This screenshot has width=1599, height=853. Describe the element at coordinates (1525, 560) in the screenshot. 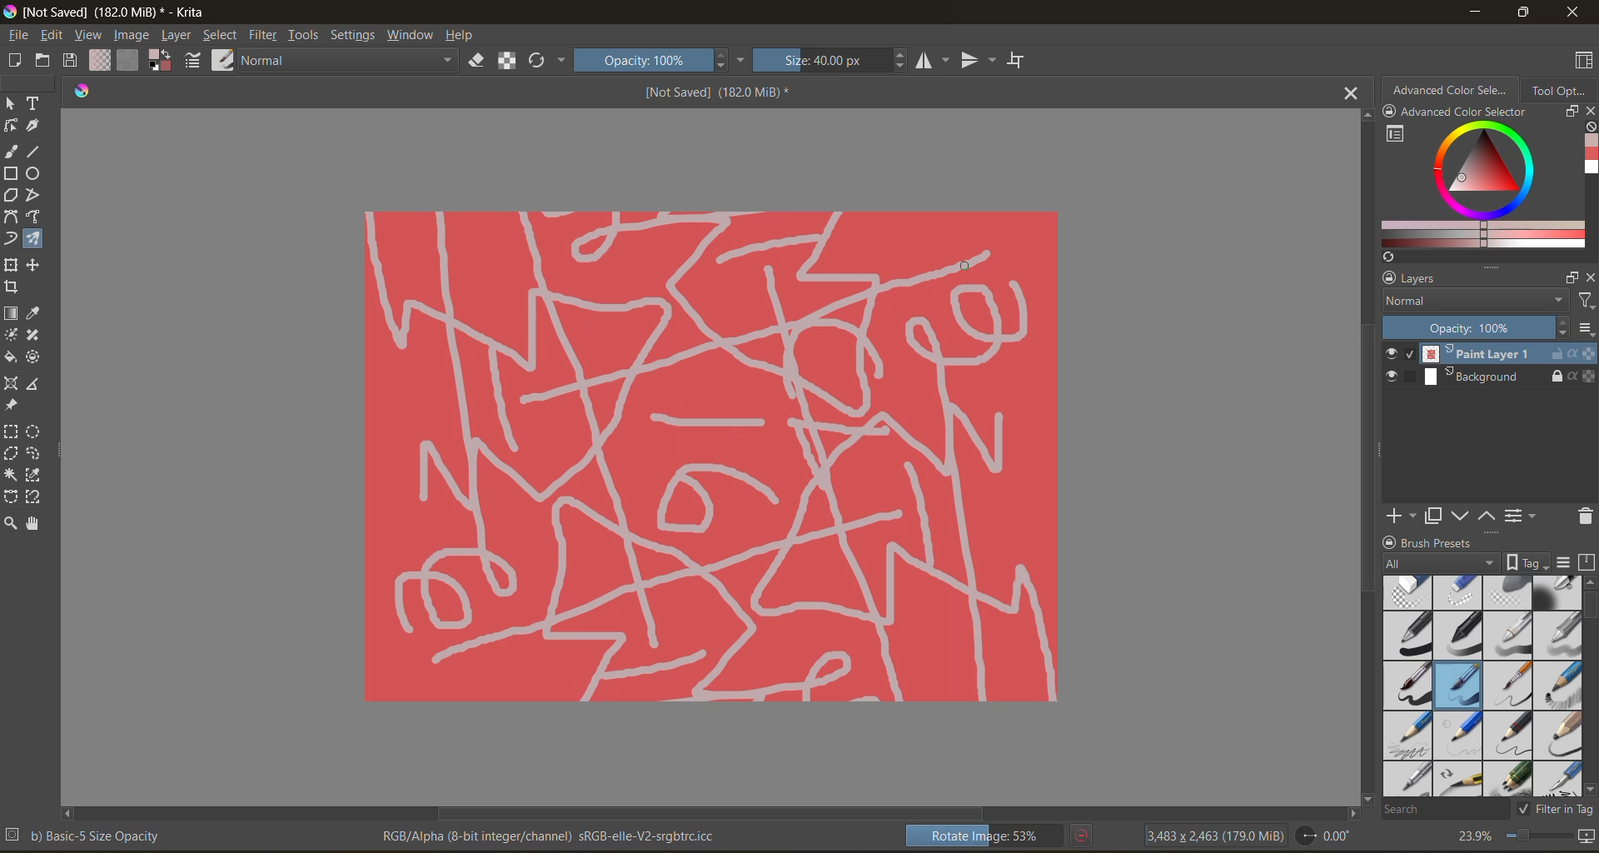

I see `show tag box` at that location.